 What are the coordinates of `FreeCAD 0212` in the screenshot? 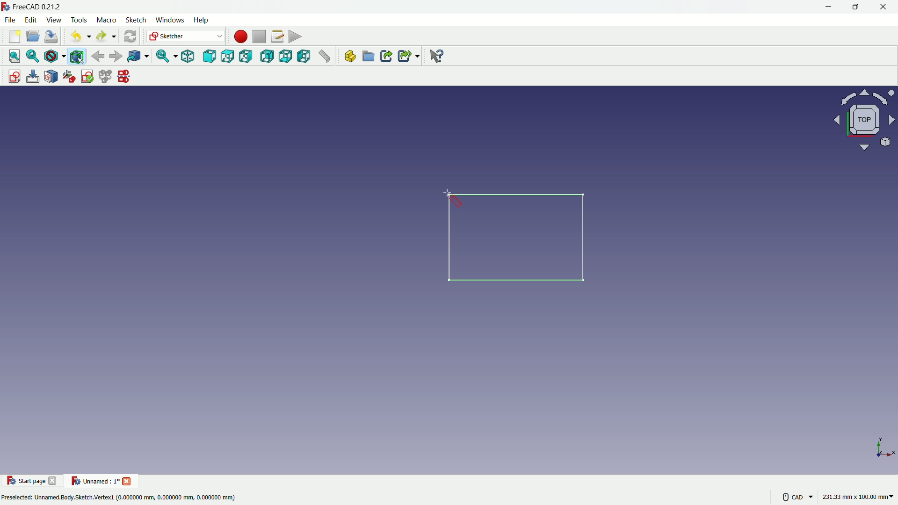 It's located at (44, 7).